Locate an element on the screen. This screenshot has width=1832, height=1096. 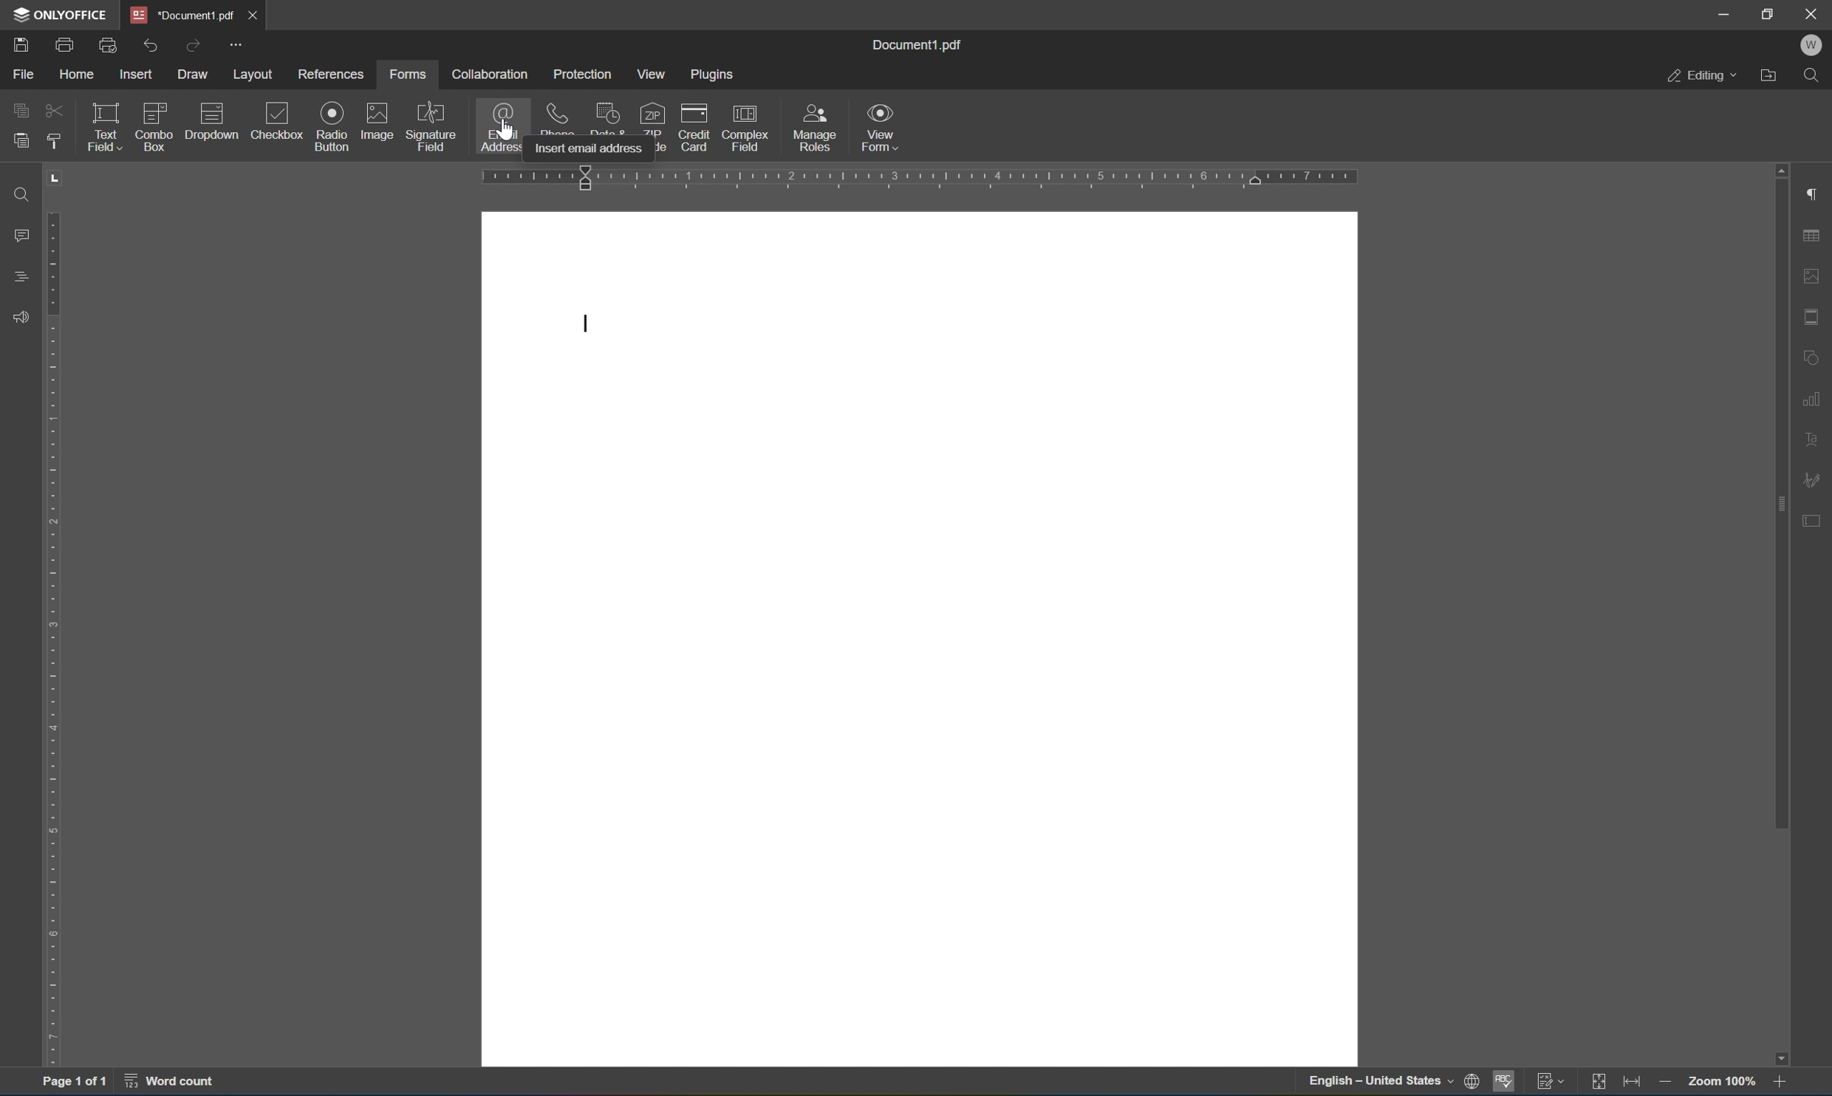
feedback & support is located at coordinates (23, 318).